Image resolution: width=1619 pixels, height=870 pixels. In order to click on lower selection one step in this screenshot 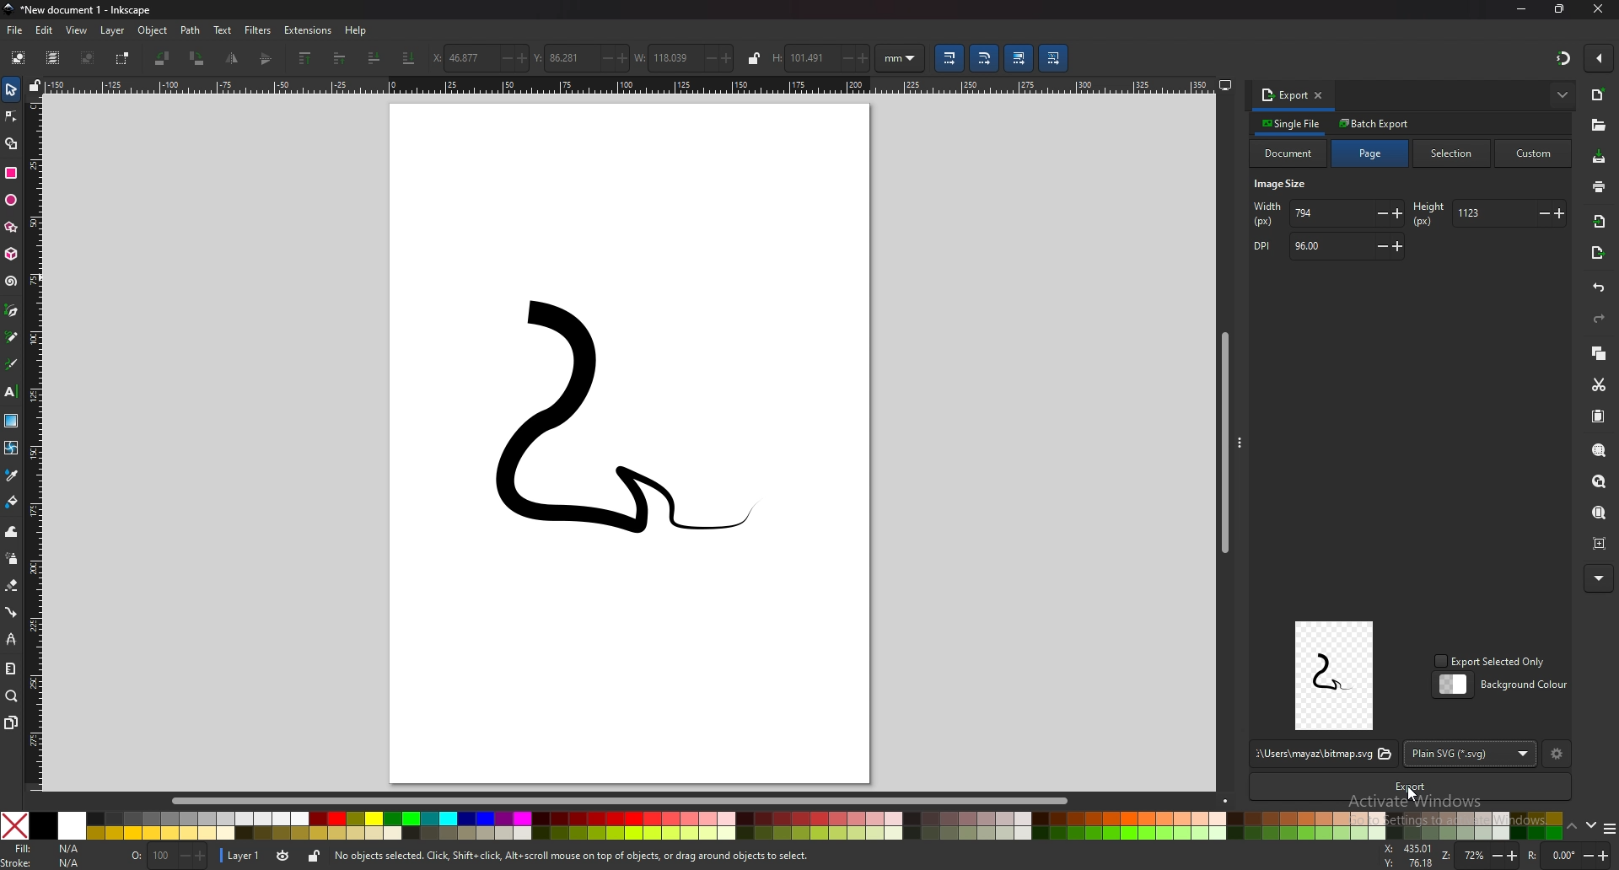, I will do `click(375, 56)`.